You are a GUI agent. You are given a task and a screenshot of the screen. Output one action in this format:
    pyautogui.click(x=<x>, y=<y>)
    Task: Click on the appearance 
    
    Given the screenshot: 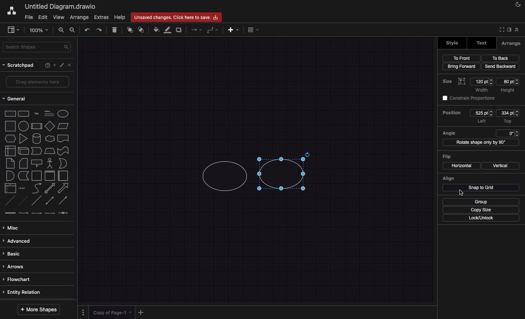 What is the action you would take?
    pyautogui.click(x=518, y=6)
    